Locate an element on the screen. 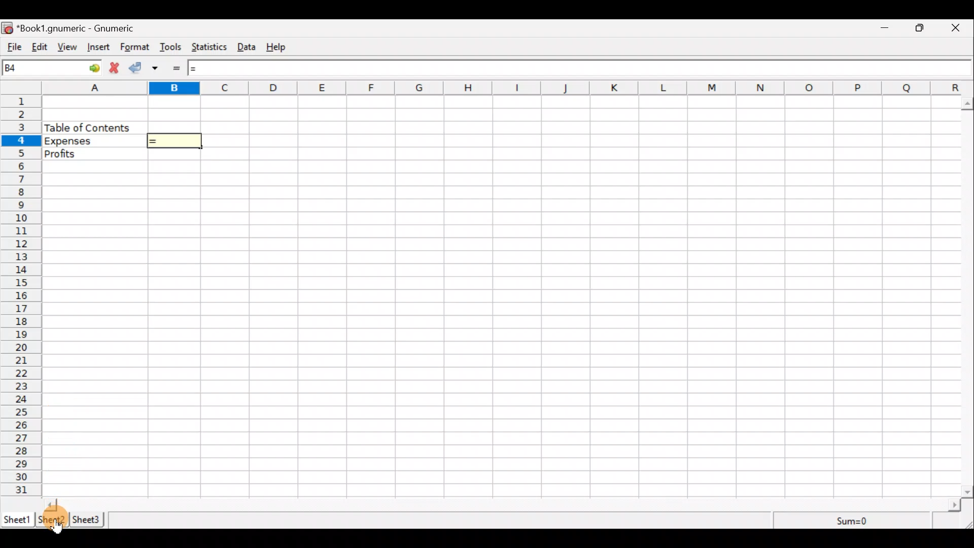  Cursor on sheet 2 is located at coordinates (54, 513).